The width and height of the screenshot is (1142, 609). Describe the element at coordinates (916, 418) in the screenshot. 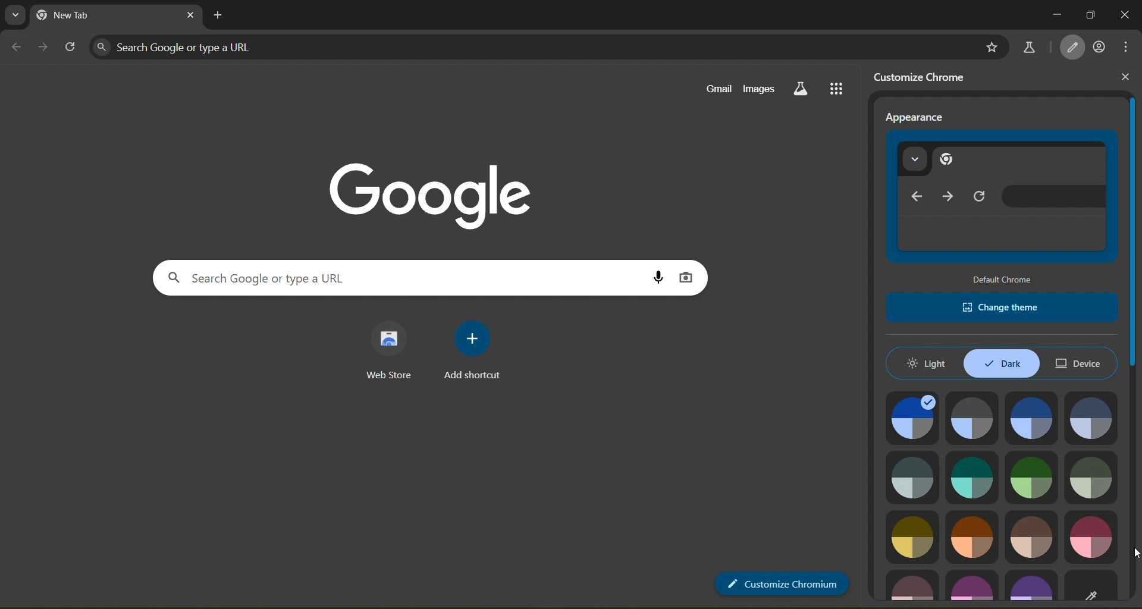

I see `image` at that location.